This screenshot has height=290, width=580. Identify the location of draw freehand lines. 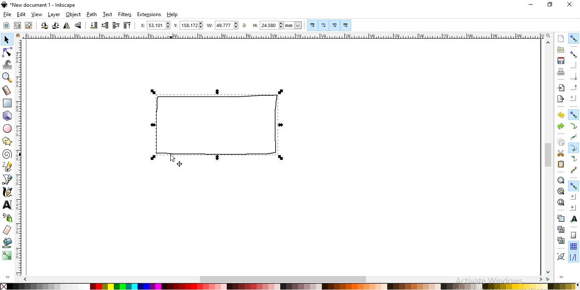
(8, 167).